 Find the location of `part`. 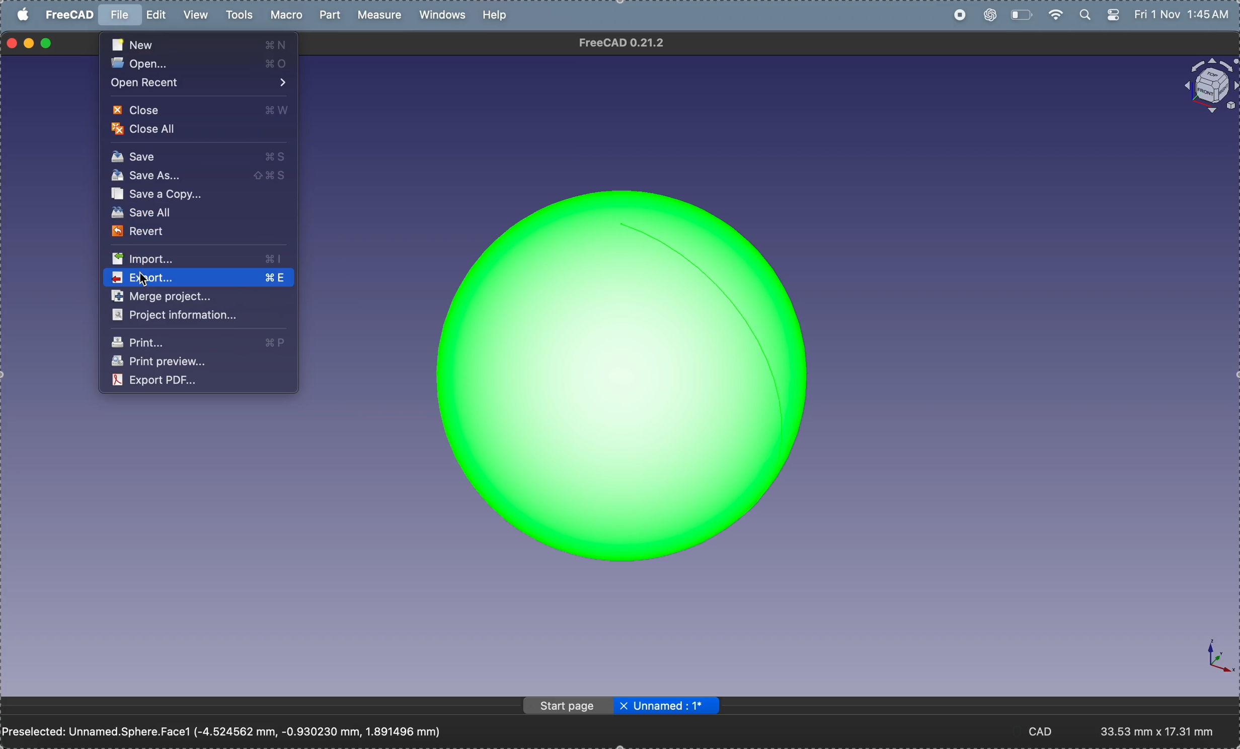

part is located at coordinates (333, 15).